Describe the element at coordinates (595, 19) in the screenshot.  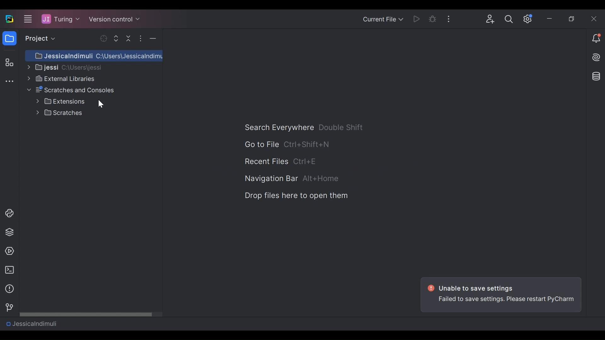
I see `Close` at that location.